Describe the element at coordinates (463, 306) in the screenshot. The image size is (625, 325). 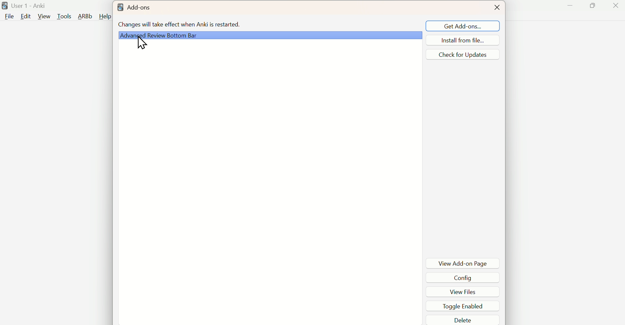
I see `Toggle Enabled` at that location.